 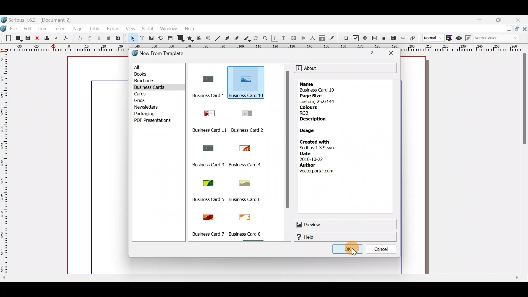 What do you see at coordinates (372, 54) in the screenshot?
I see `Help` at bounding box center [372, 54].